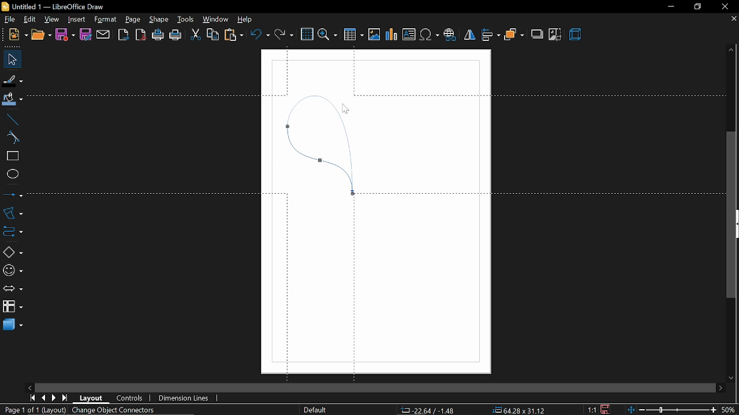 This screenshot has width=739, height=415. I want to click on close current tab, so click(733, 21).